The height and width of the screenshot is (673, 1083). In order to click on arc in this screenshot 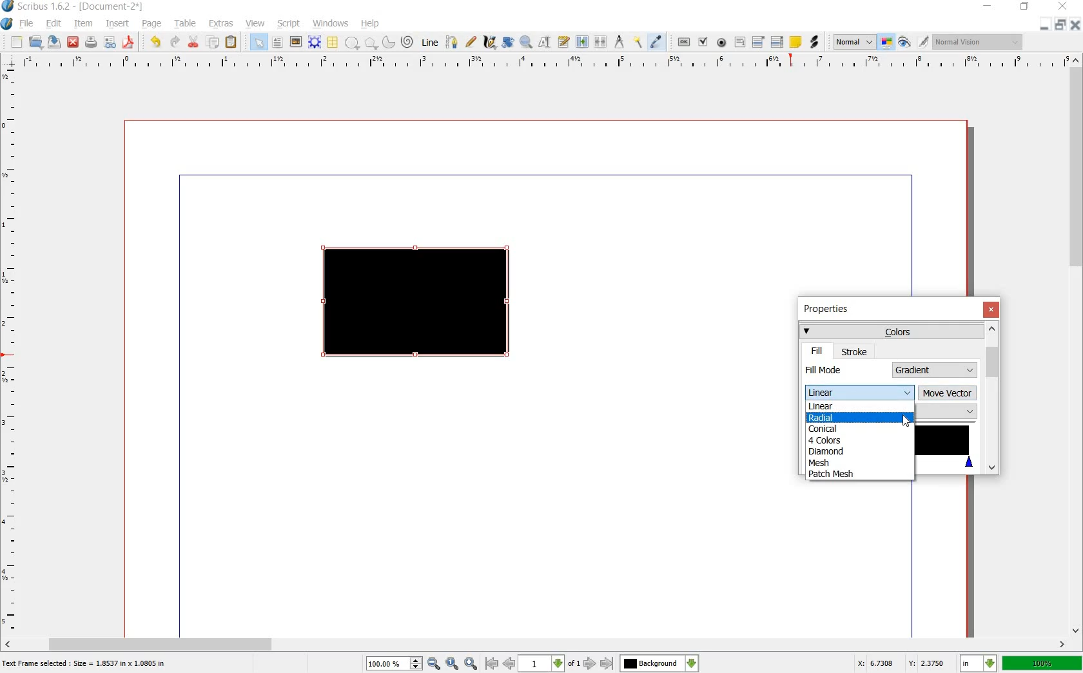, I will do `click(387, 41)`.